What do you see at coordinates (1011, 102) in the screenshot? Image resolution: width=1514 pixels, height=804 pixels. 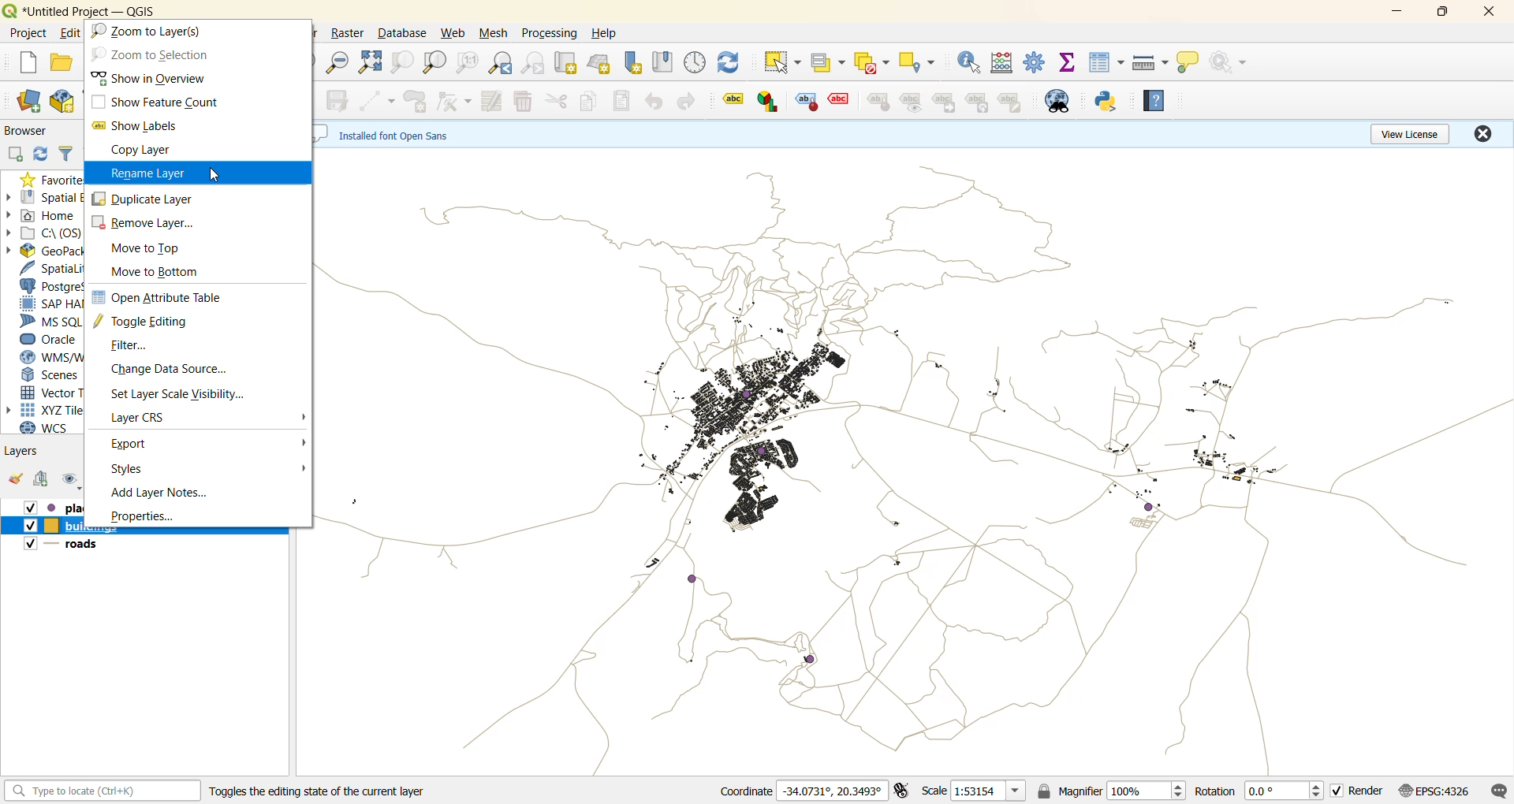 I see `note` at bounding box center [1011, 102].